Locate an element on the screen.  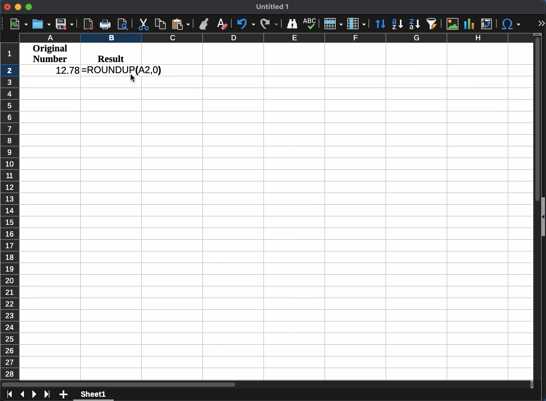
pivot table is located at coordinates (487, 23).